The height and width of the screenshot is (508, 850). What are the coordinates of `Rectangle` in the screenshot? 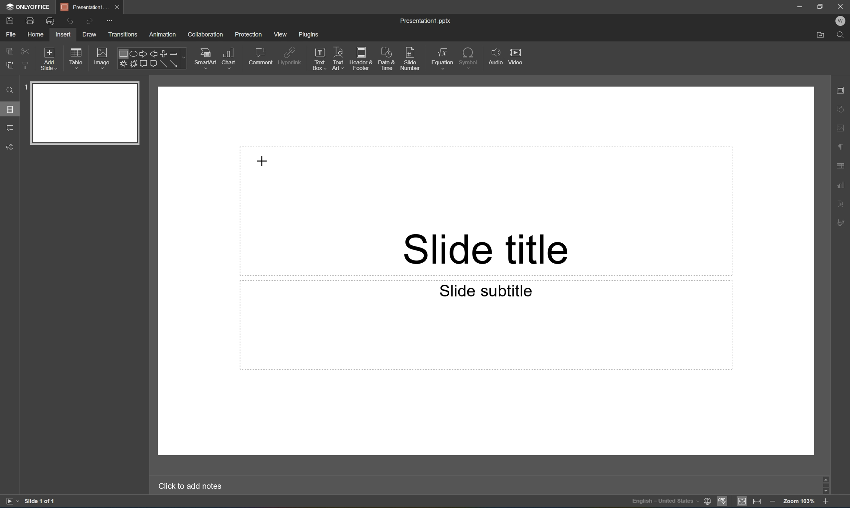 It's located at (122, 54).